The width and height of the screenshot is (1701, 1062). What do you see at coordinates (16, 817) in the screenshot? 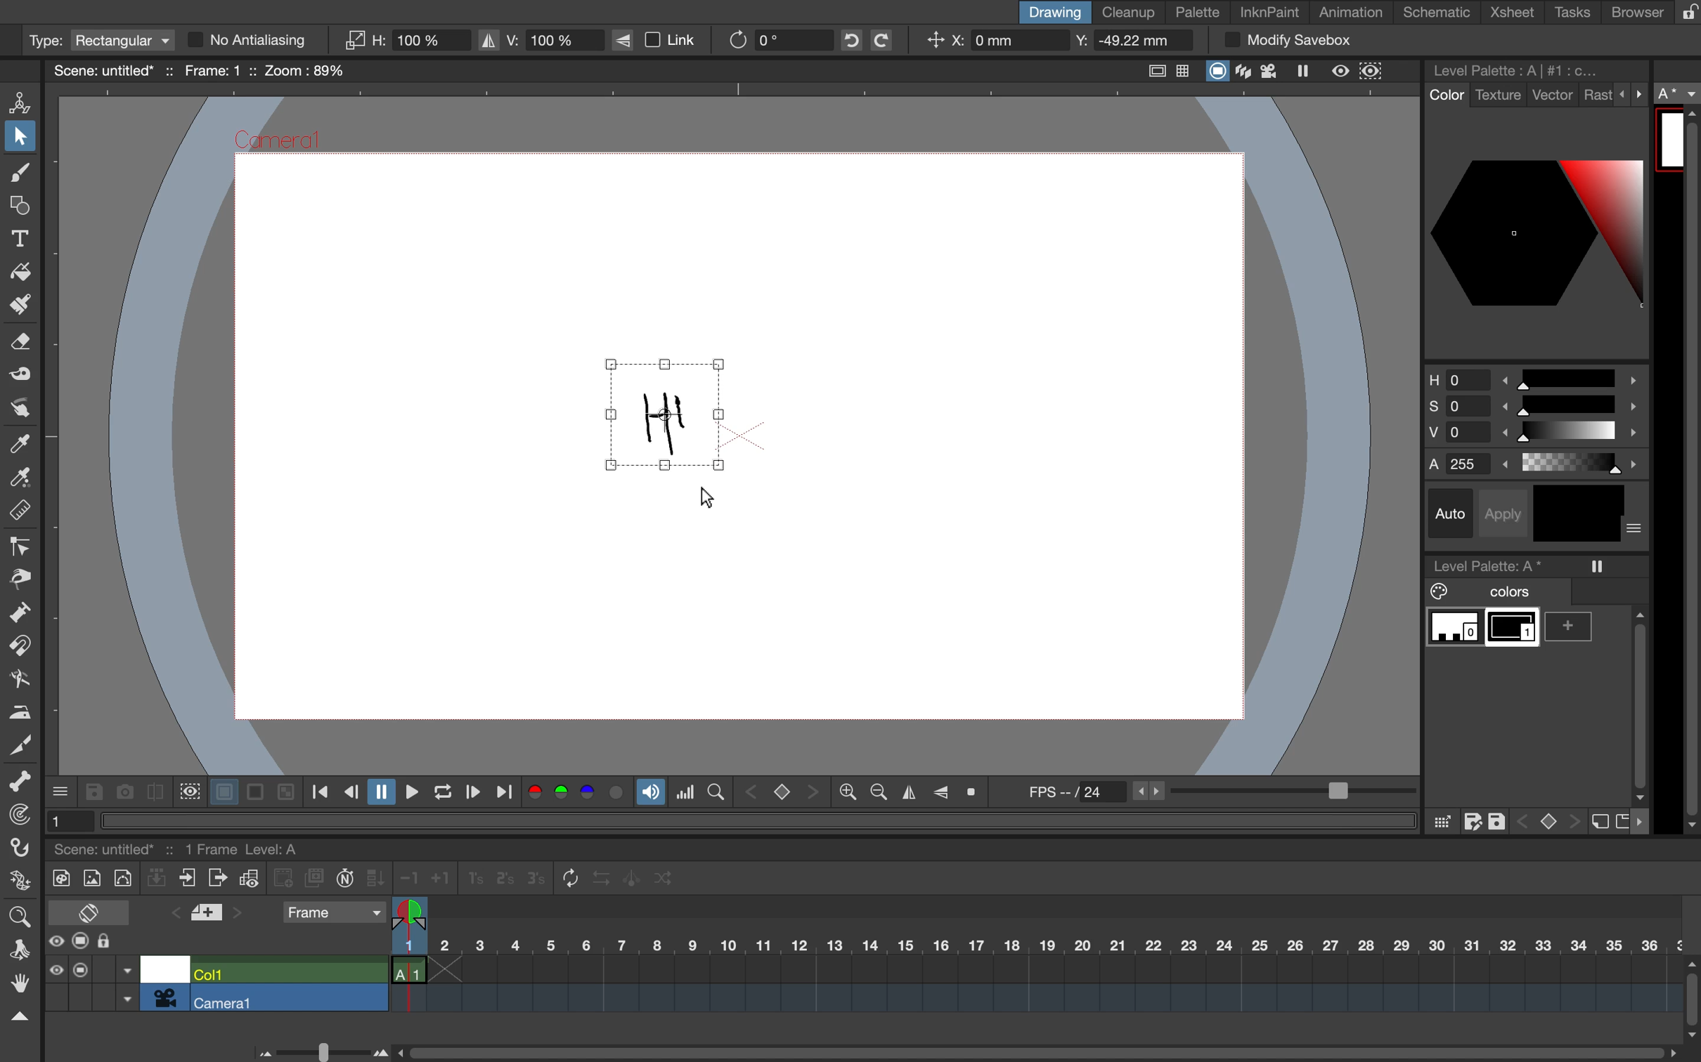
I see `tracker tool` at bounding box center [16, 817].